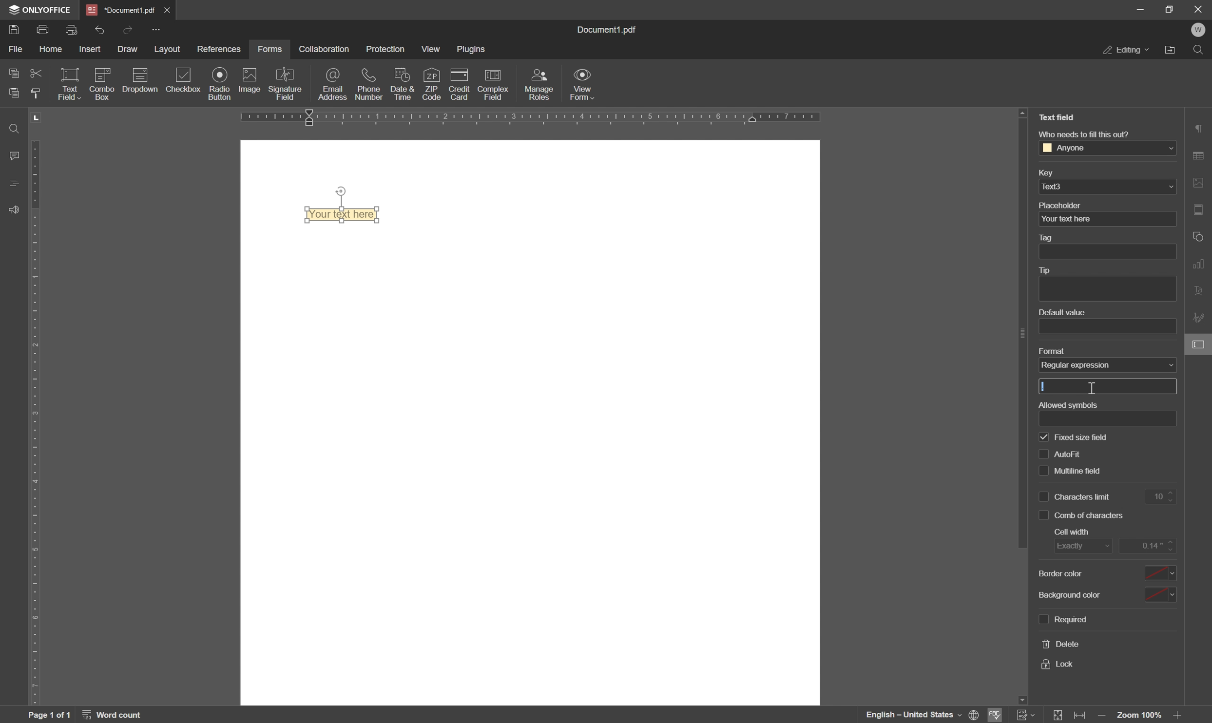  Describe the element at coordinates (1061, 205) in the screenshot. I see `placeholder` at that location.